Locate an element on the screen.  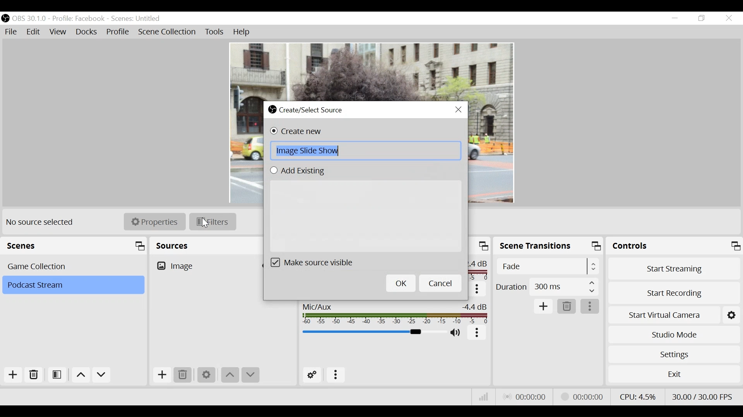
(un)mute is located at coordinates (457, 333).